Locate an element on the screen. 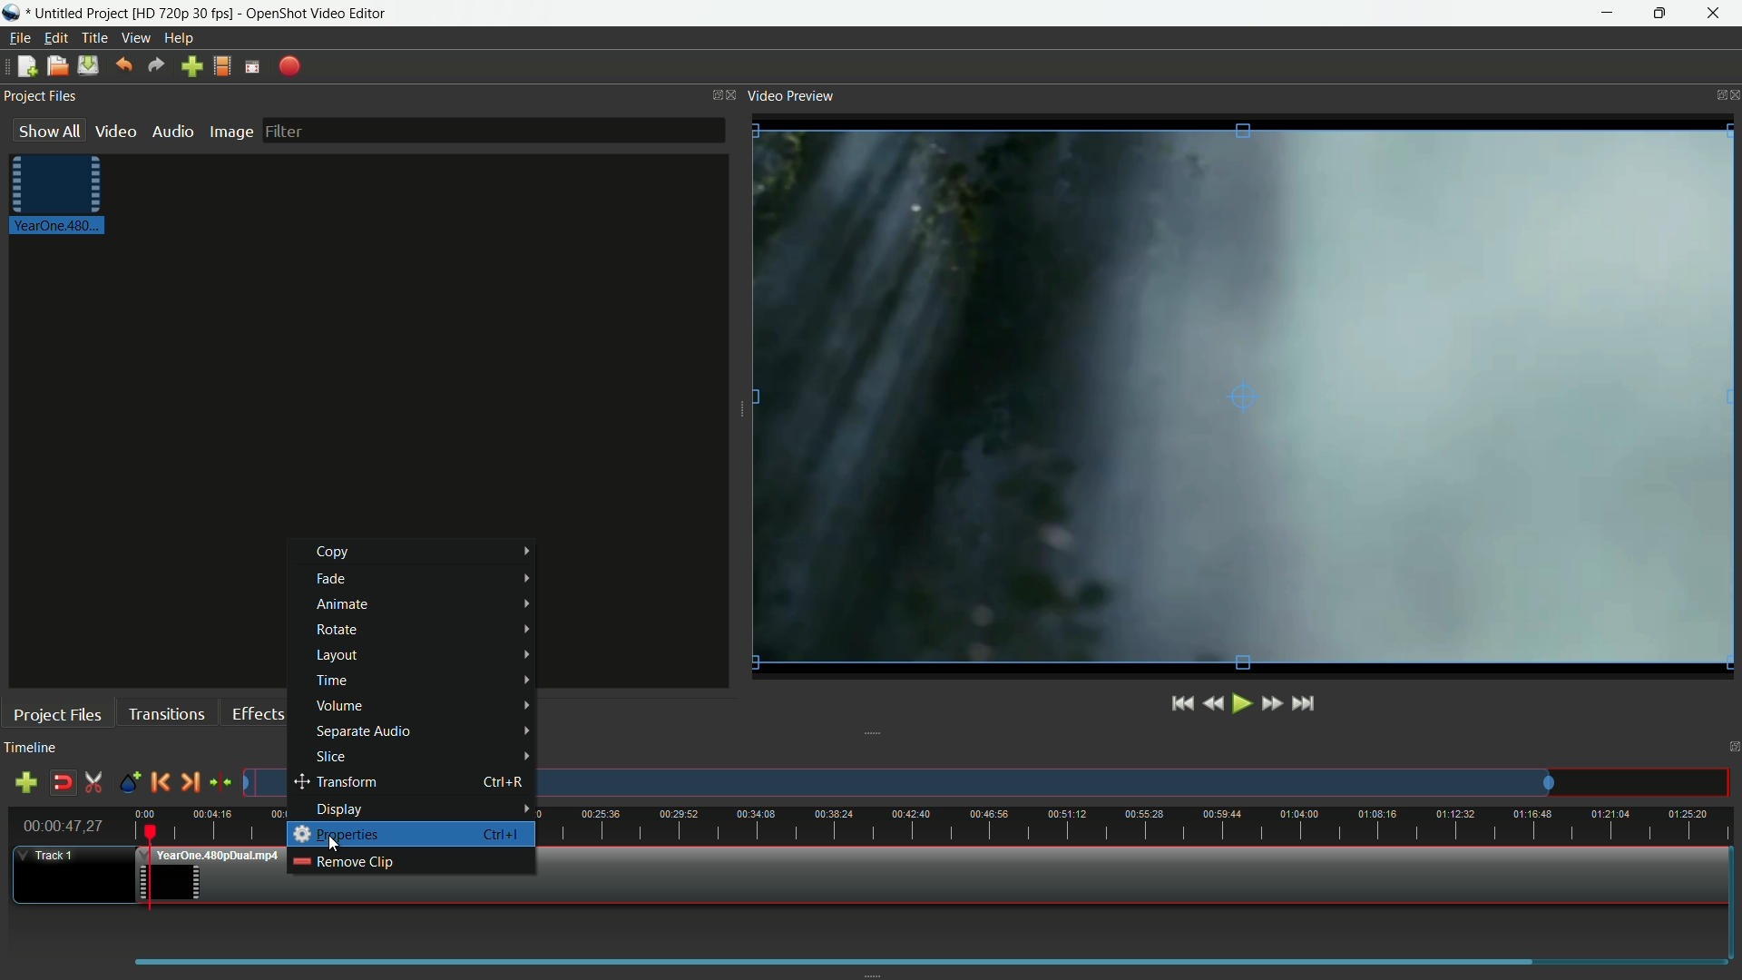 This screenshot has width=1742, height=980. close app is located at coordinates (1716, 14).